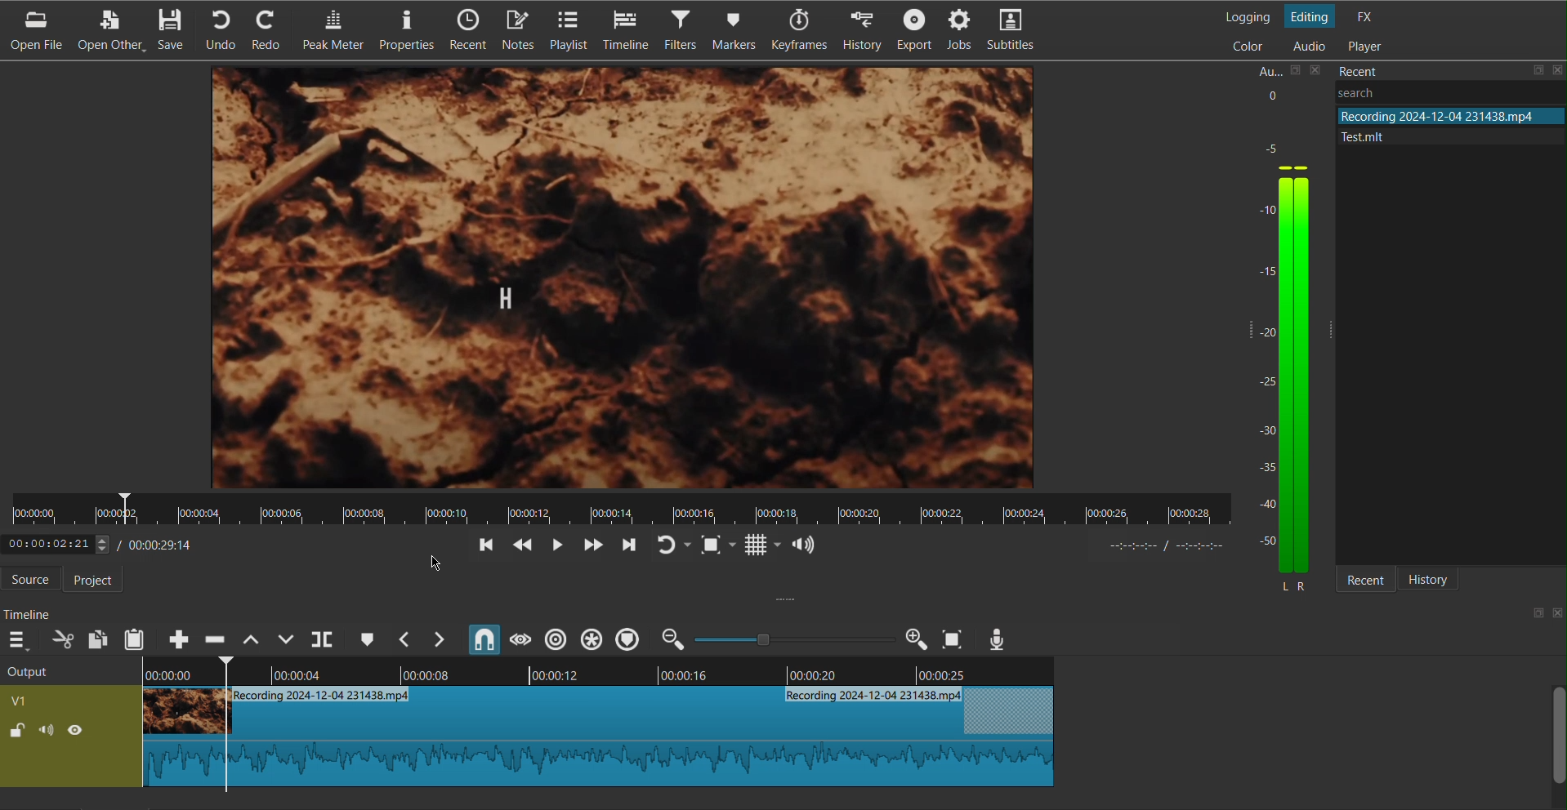 The height and width of the screenshot is (810, 1567). What do you see at coordinates (33, 30) in the screenshot?
I see `Open File` at bounding box center [33, 30].